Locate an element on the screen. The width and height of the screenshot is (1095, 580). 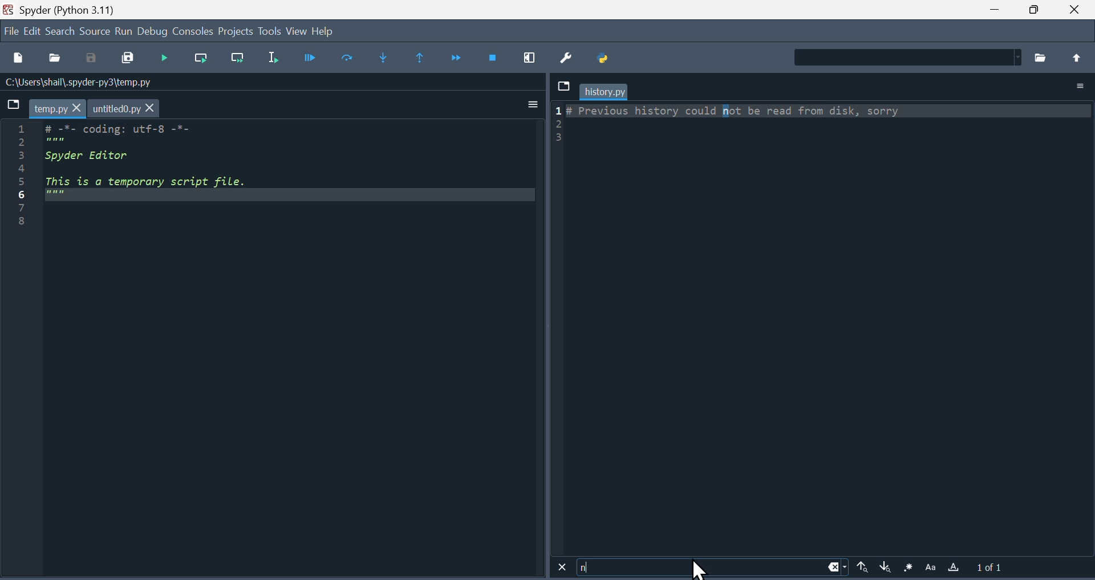
temp.py is located at coordinates (56, 108).